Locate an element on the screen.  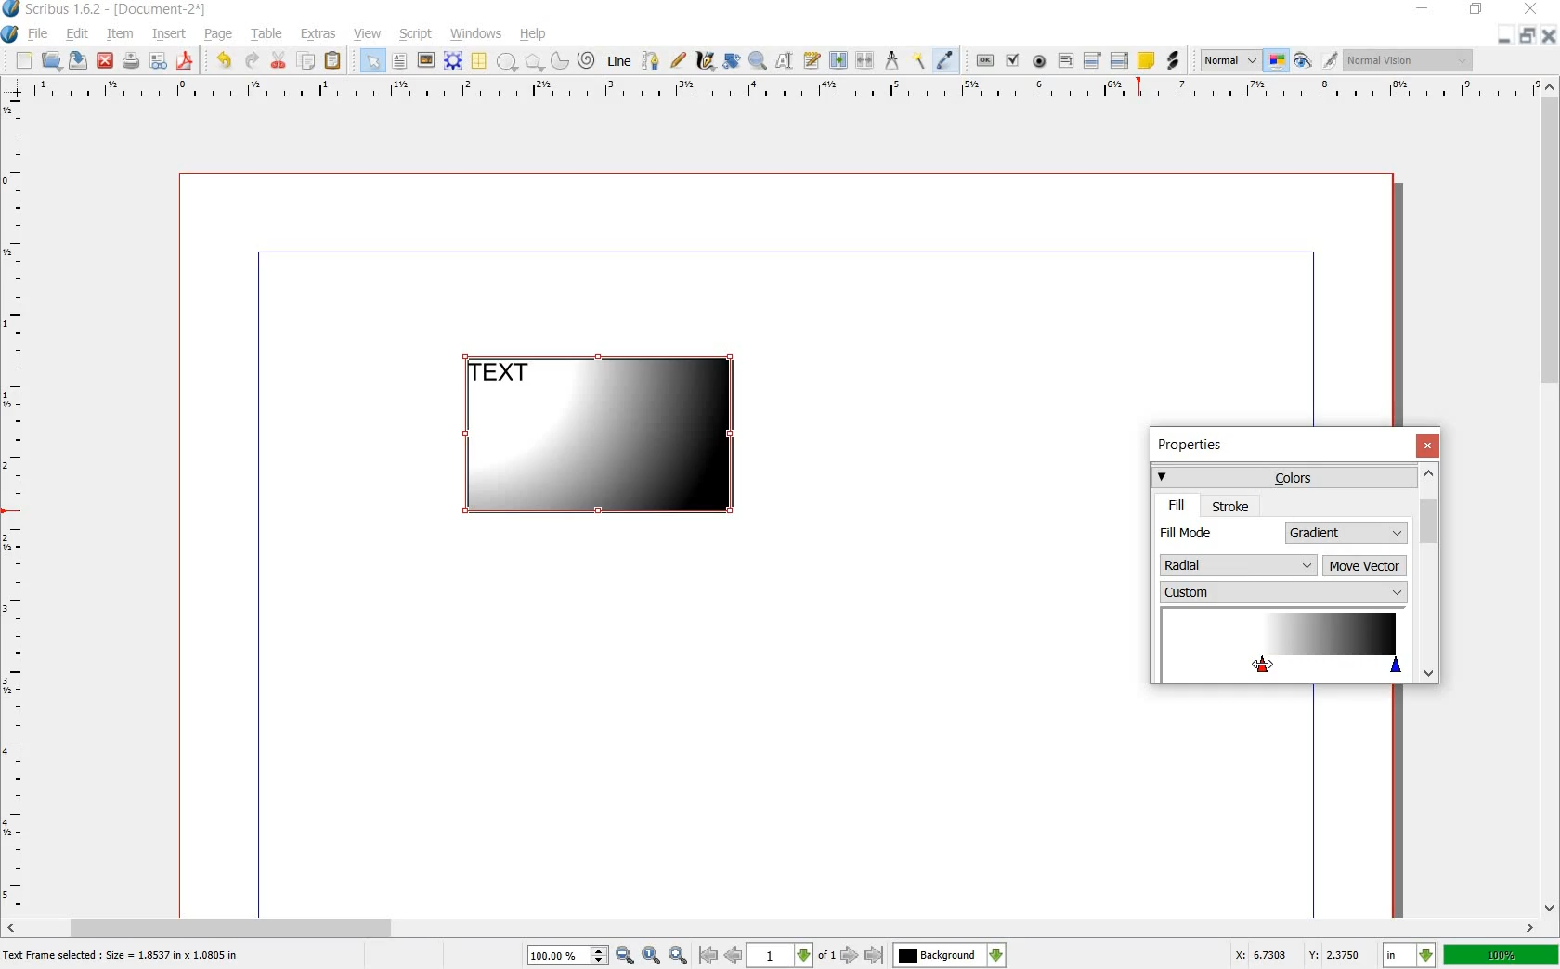
render frame is located at coordinates (453, 61).